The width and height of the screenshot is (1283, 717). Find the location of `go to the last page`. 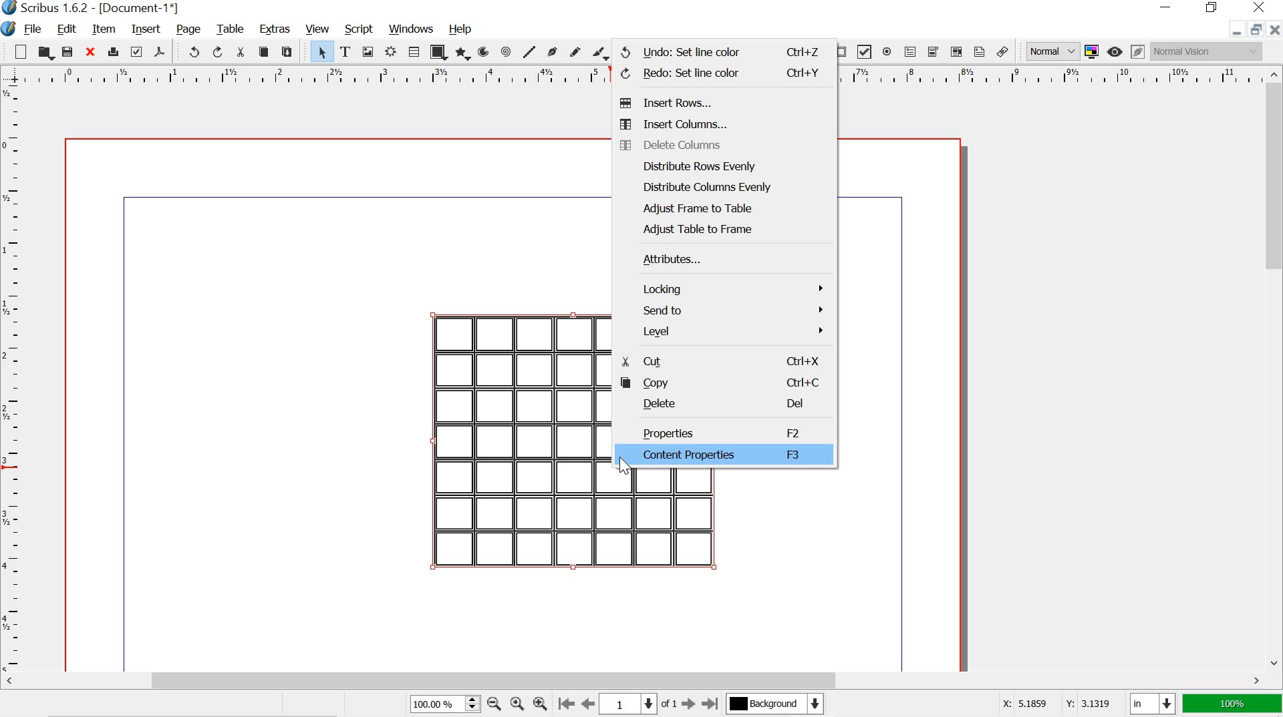

go to the last page is located at coordinates (710, 702).